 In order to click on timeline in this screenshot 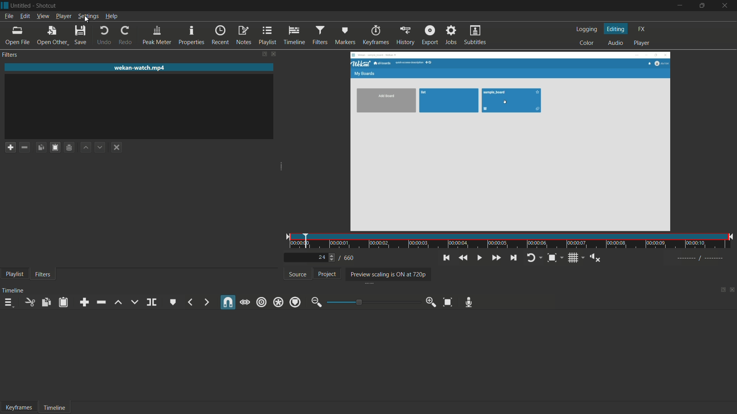, I will do `click(295, 35)`.